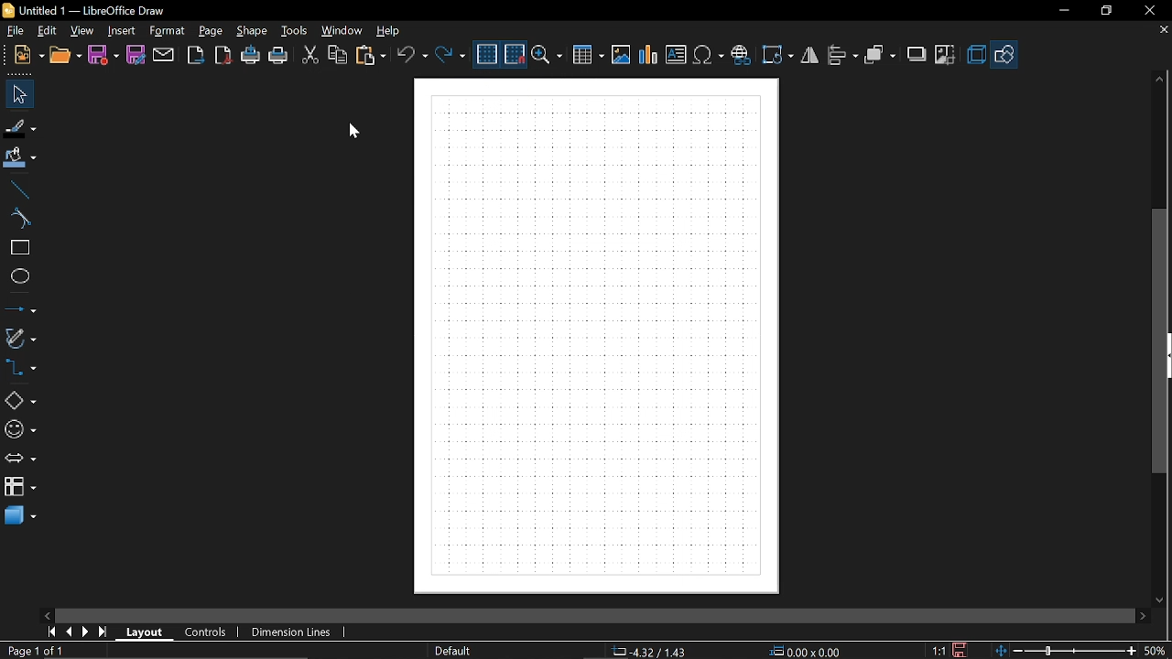 The image size is (1172, 659). What do you see at coordinates (451, 55) in the screenshot?
I see `redo` at bounding box center [451, 55].